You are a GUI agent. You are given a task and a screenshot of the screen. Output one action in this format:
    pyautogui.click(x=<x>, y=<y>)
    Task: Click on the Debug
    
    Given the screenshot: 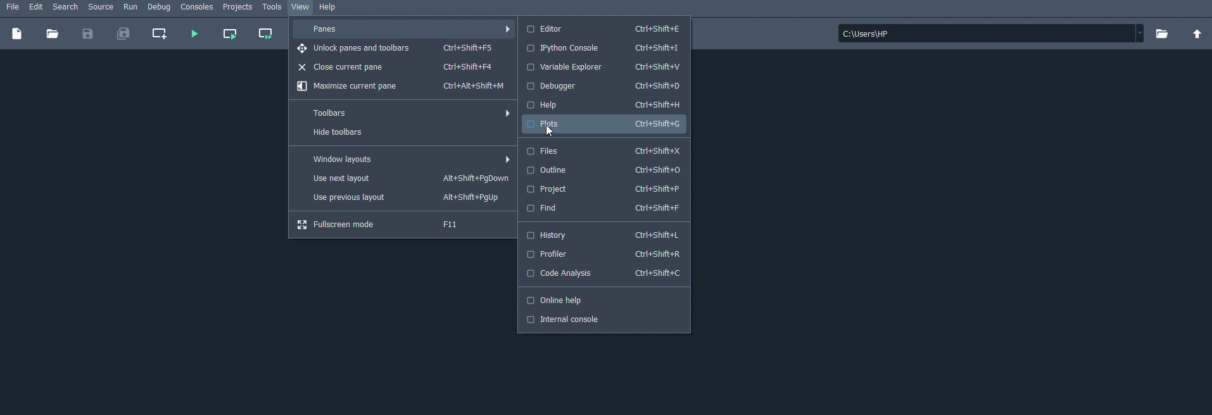 What is the action you would take?
    pyautogui.click(x=160, y=8)
    